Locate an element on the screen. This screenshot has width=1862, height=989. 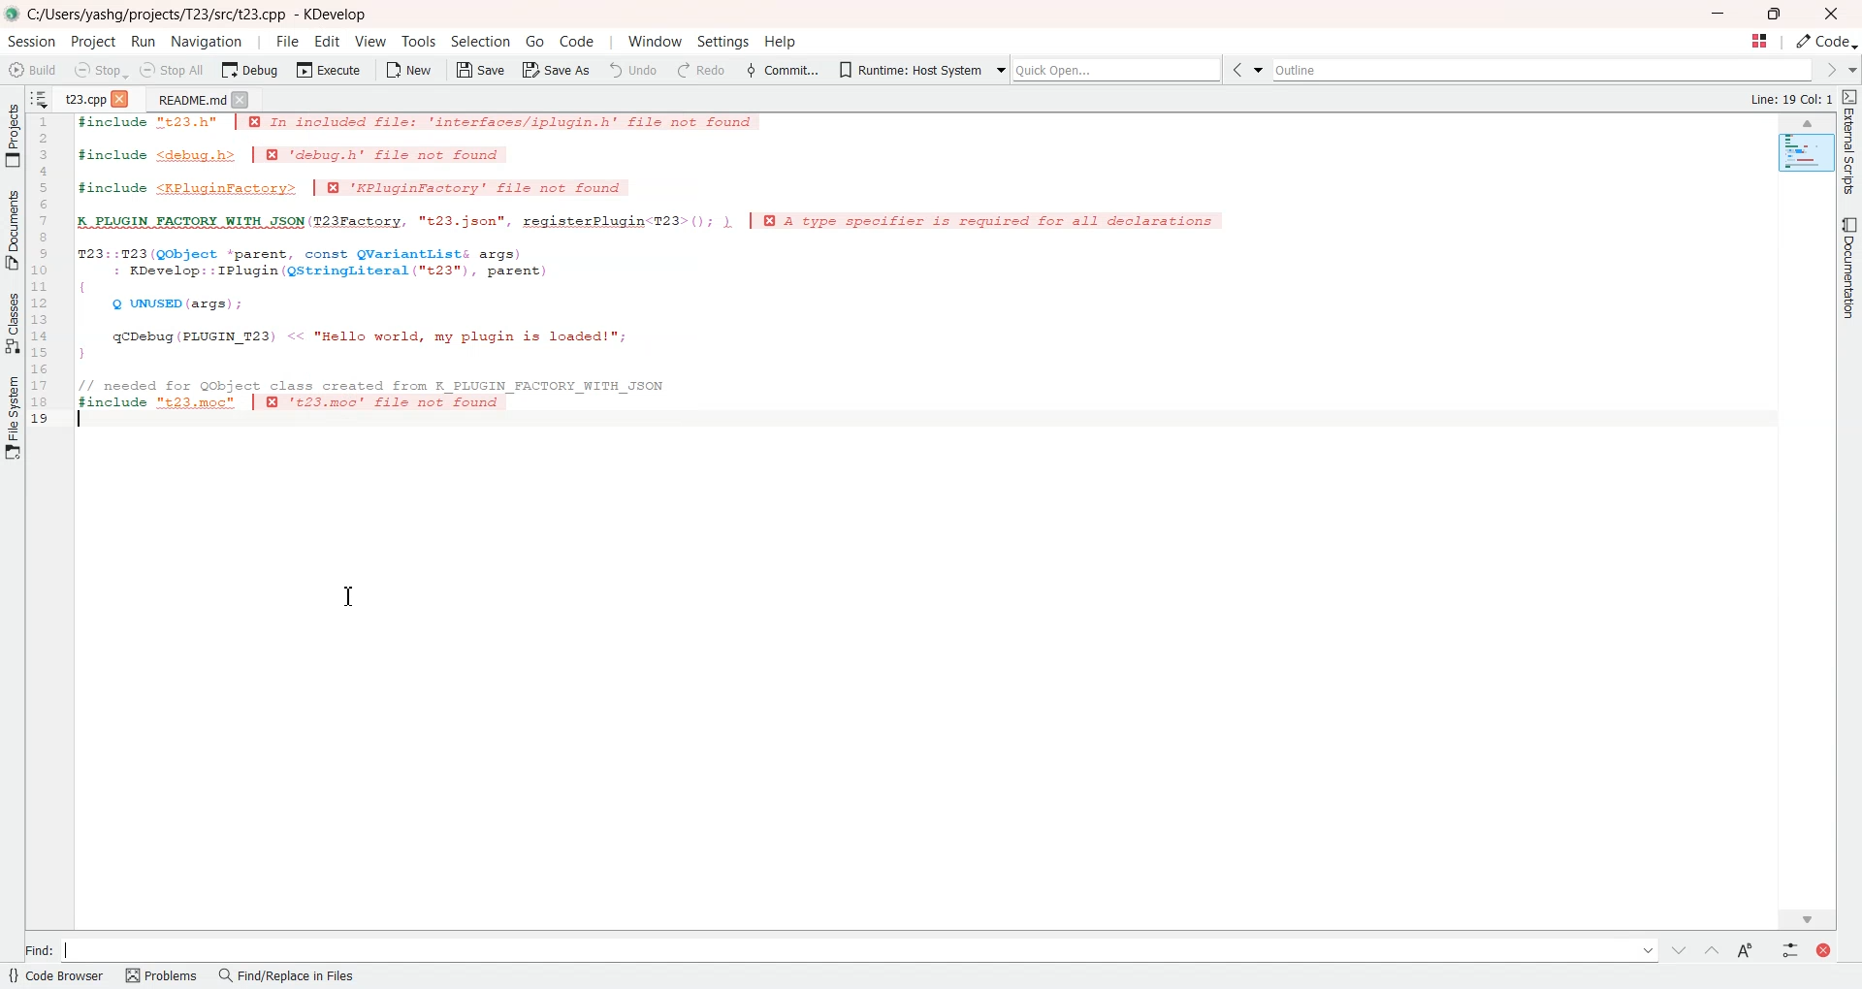
go is located at coordinates (534, 41).